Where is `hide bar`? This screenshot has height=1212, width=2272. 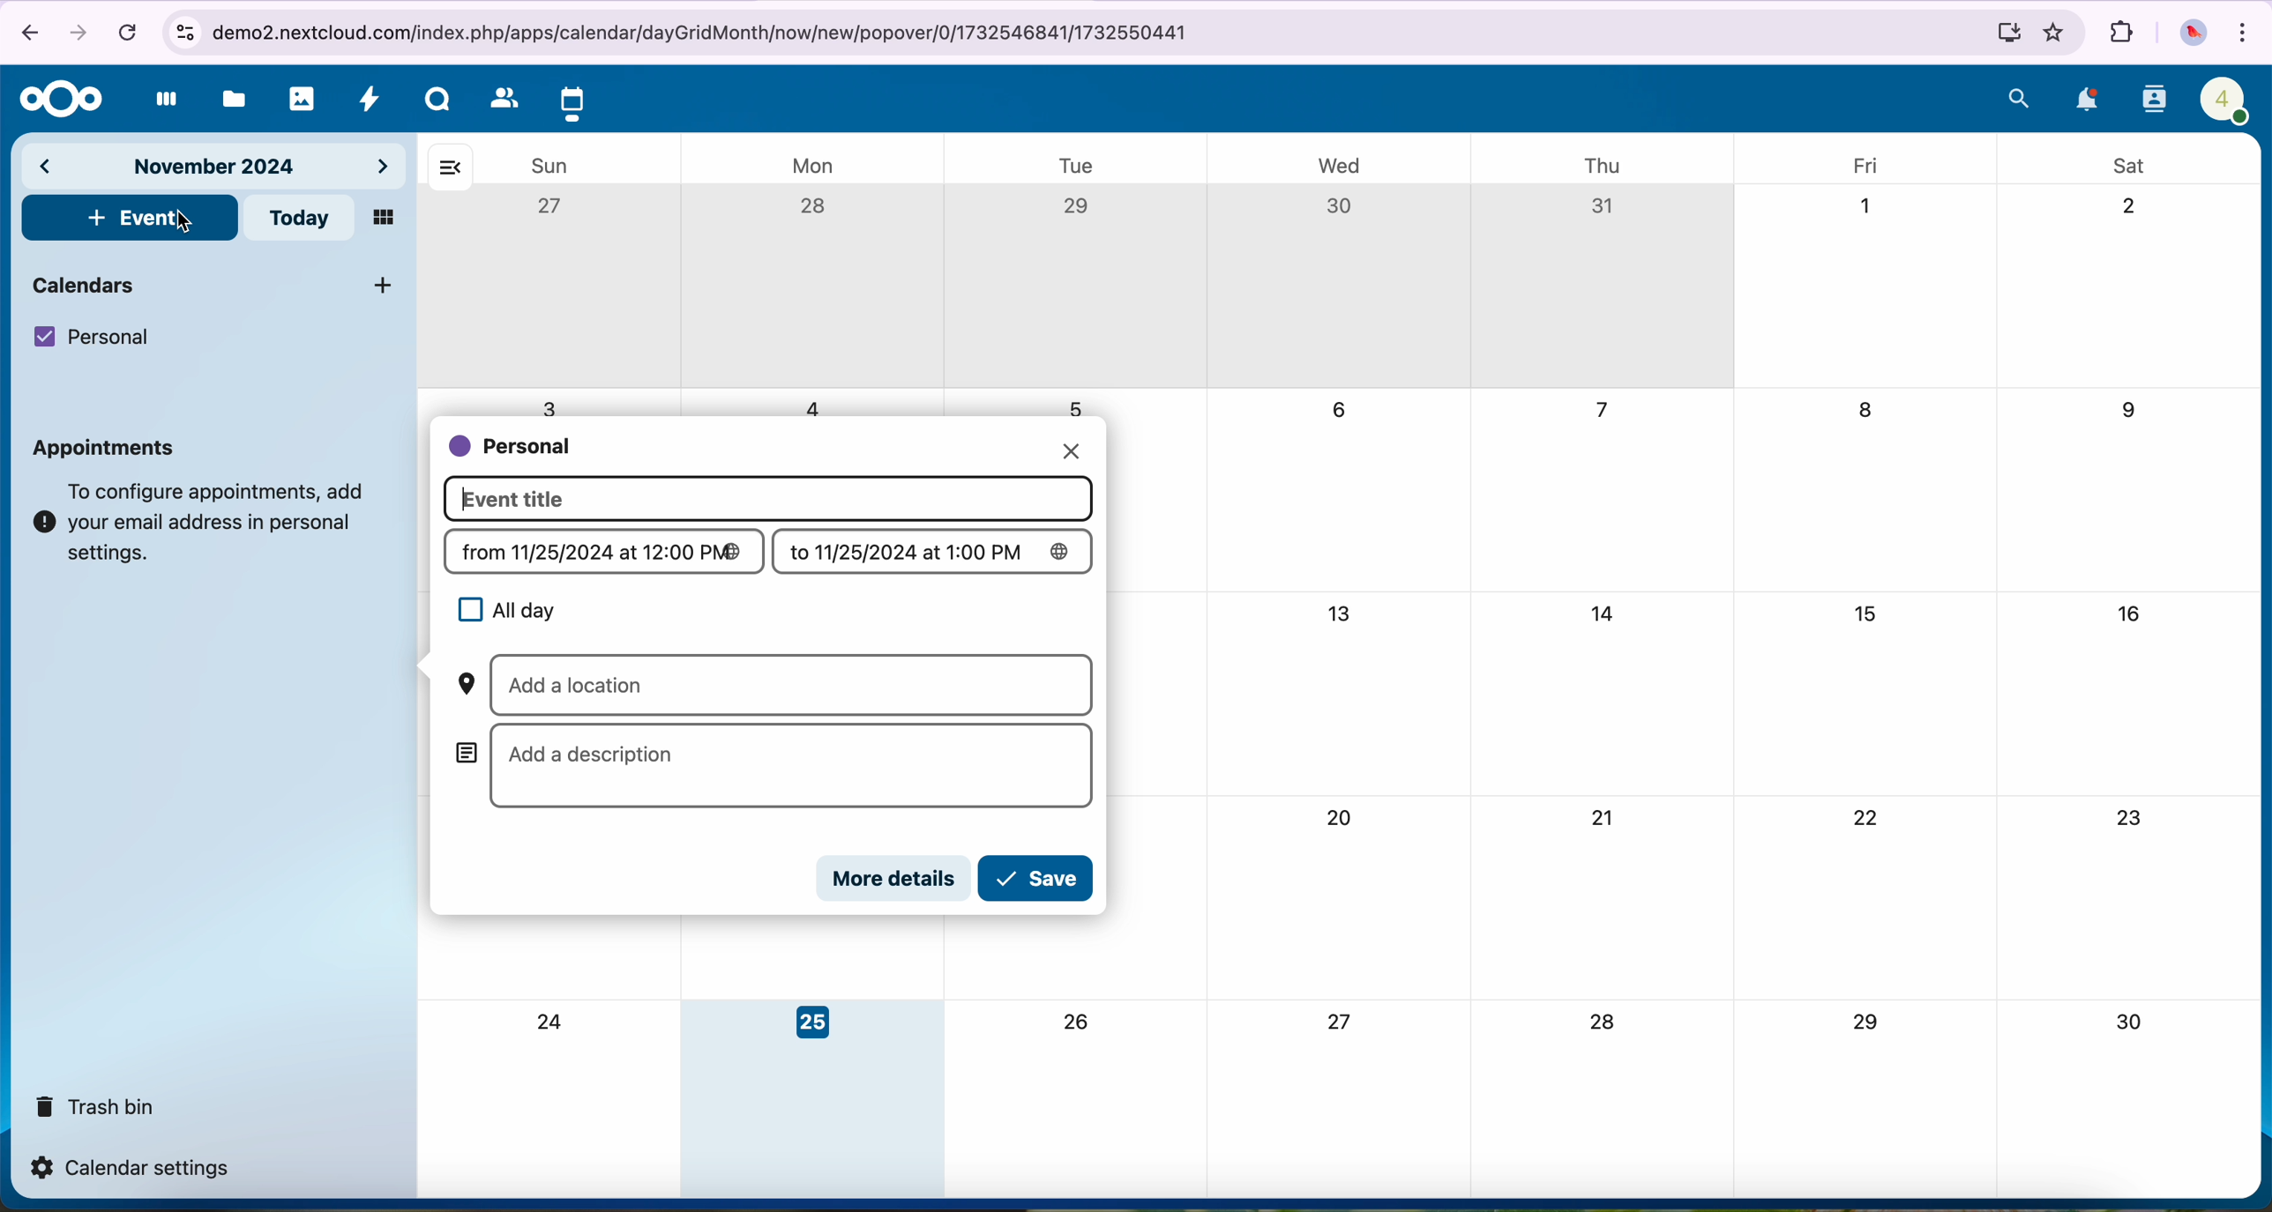 hide bar is located at coordinates (450, 168).